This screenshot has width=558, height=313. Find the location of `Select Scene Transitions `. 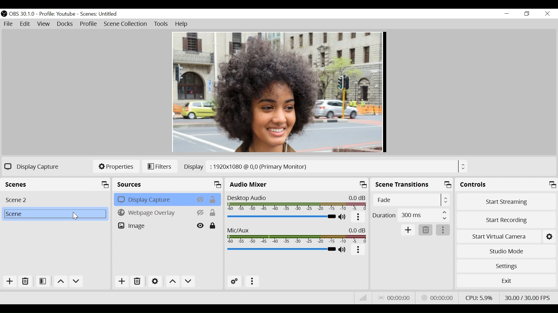

Select Scene Transitions  is located at coordinates (411, 200).